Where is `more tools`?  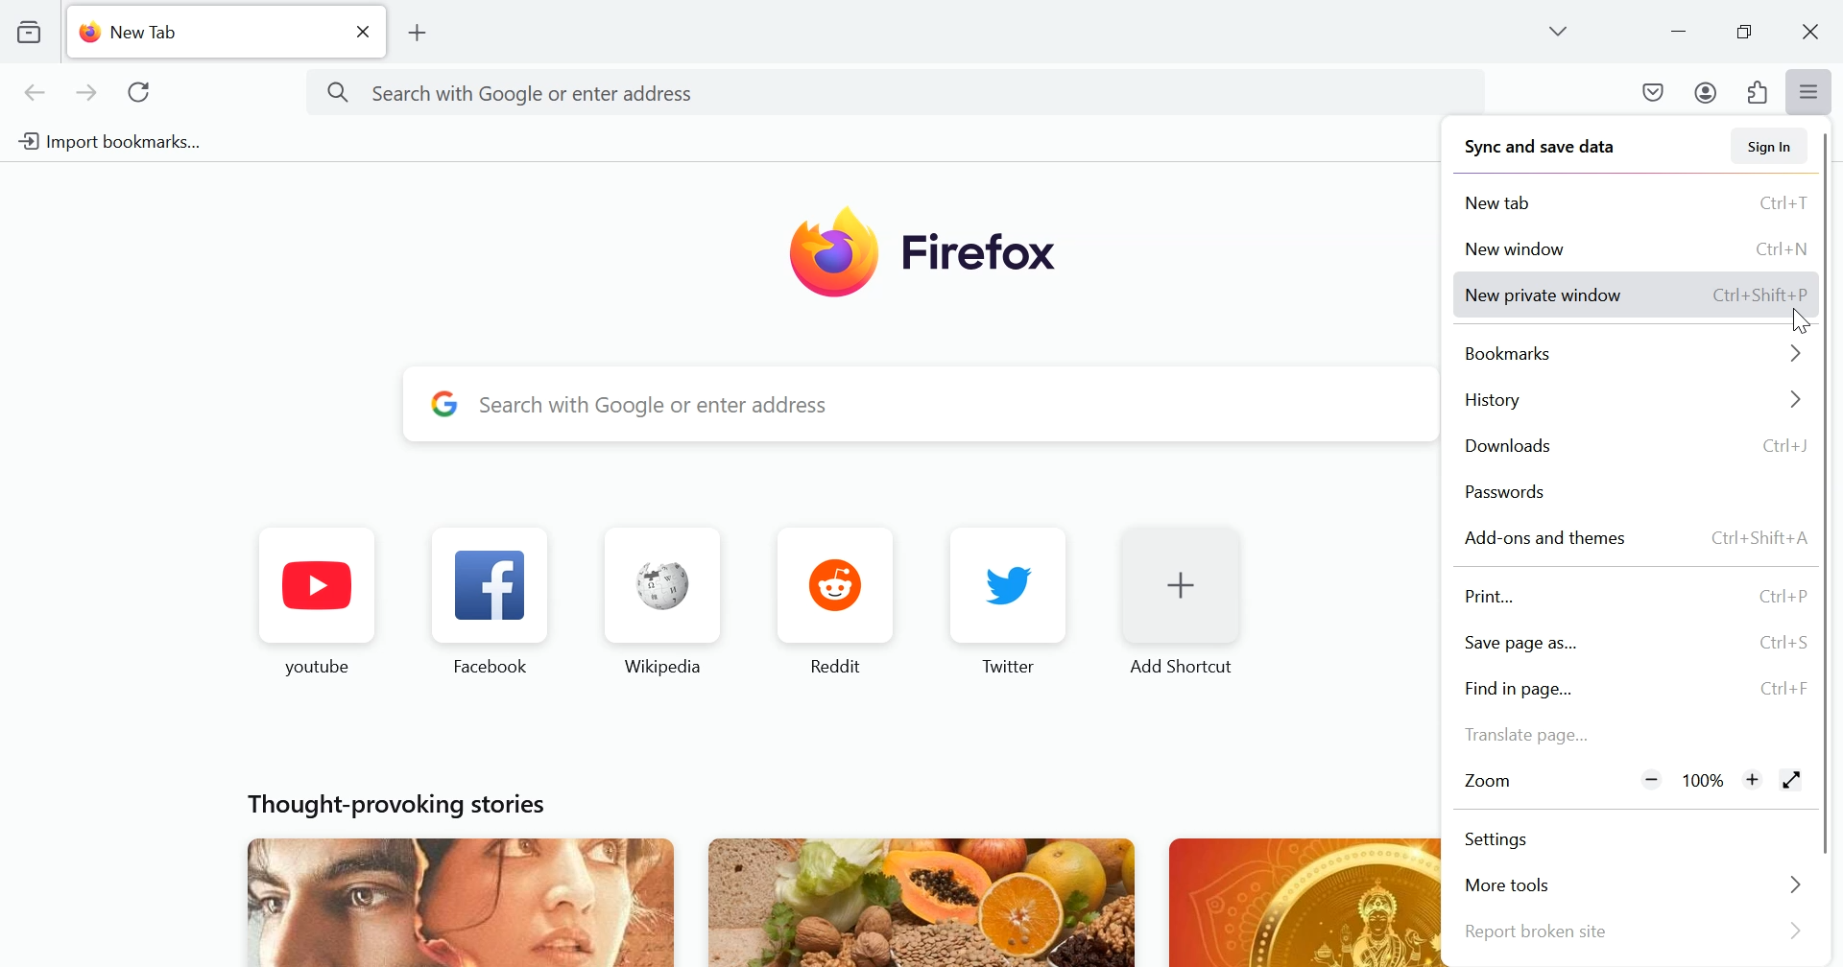
more tools is located at coordinates (1633, 884).